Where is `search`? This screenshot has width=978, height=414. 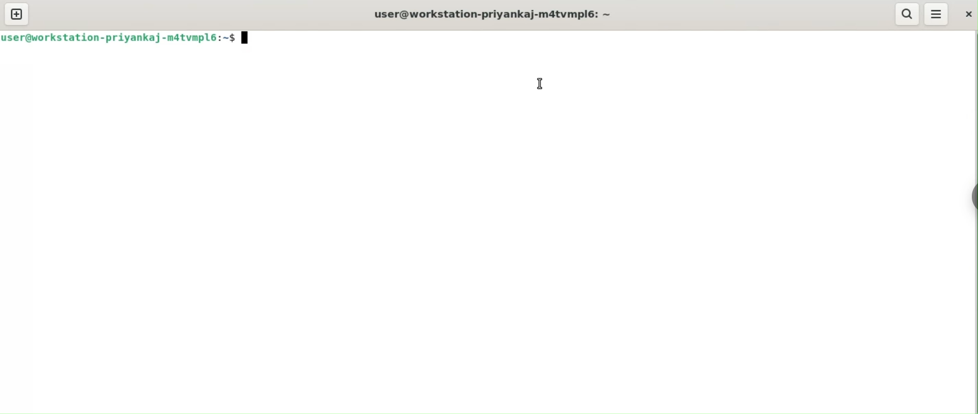
search is located at coordinates (906, 14).